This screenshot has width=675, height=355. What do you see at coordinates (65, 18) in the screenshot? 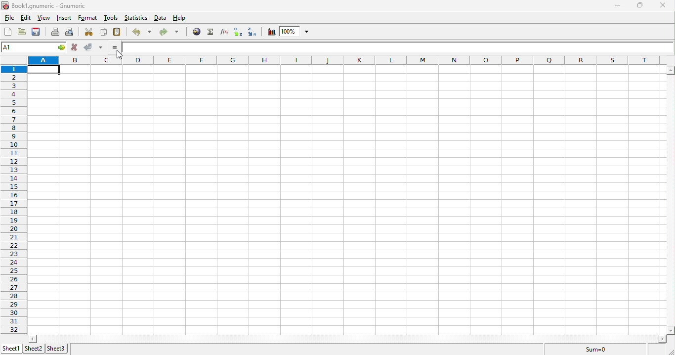
I see `insert` at bounding box center [65, 18].